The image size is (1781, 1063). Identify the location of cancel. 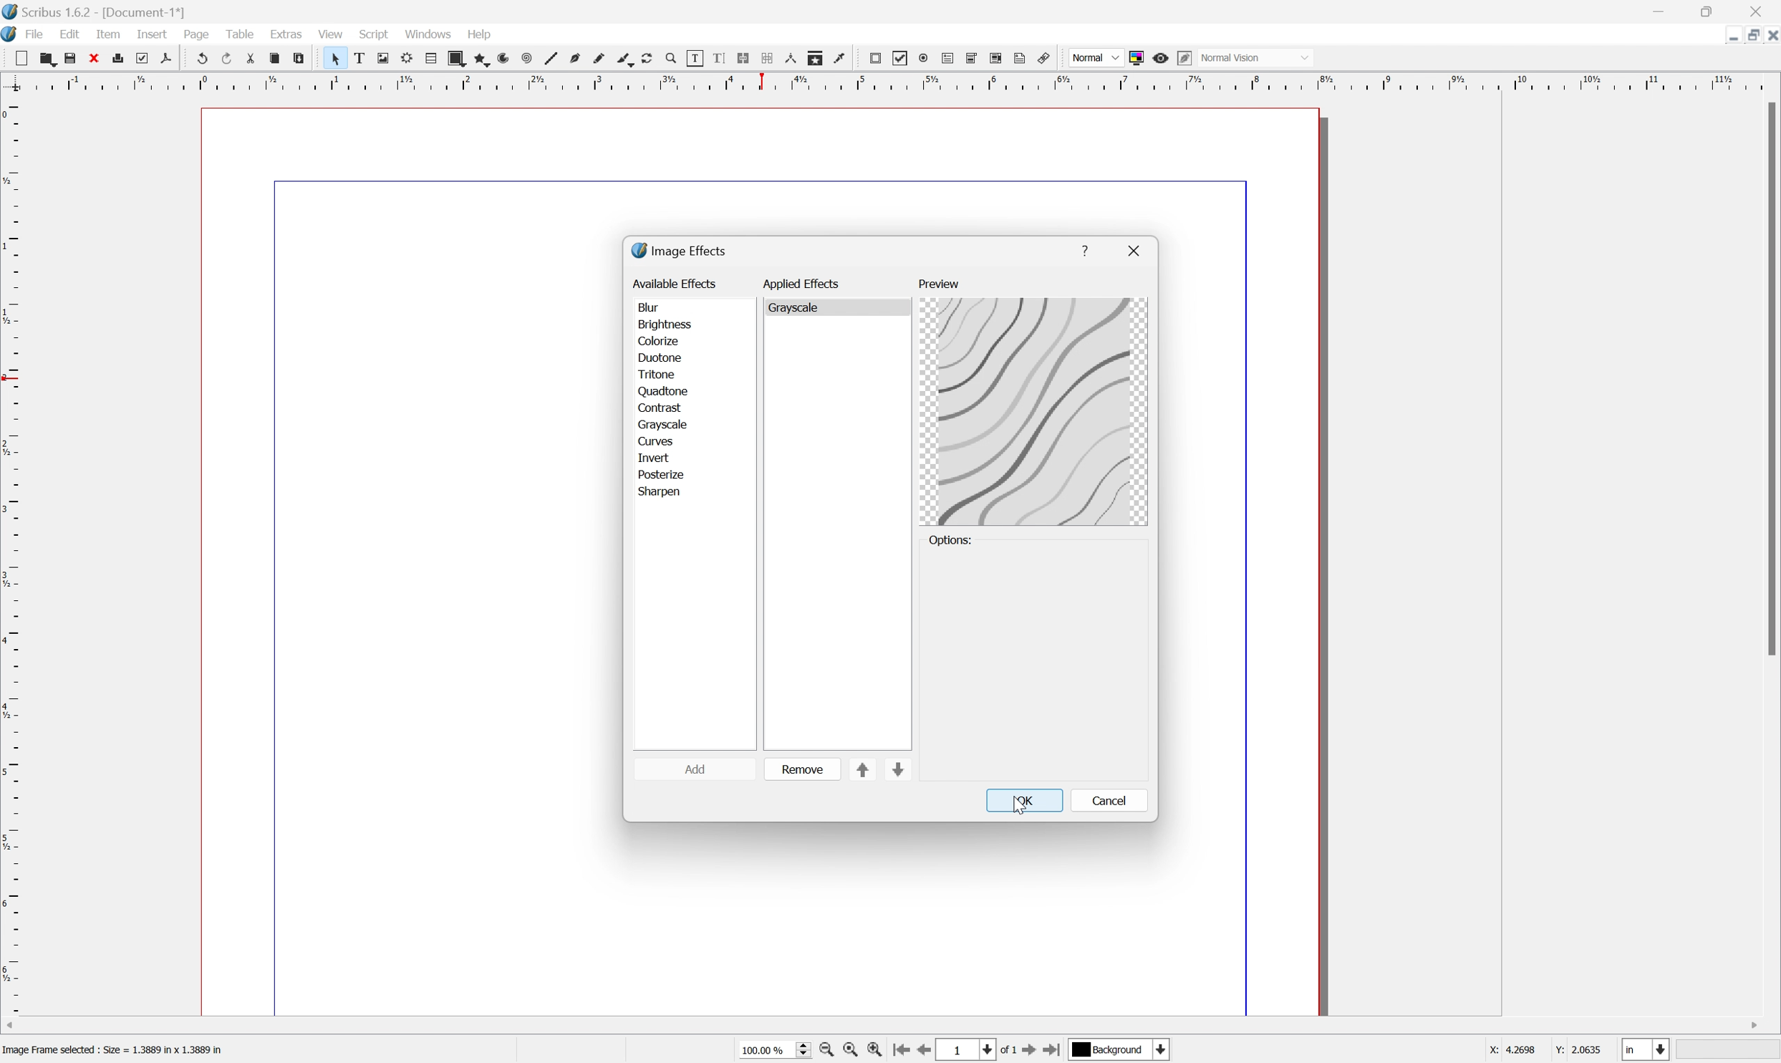
(1110, 799).